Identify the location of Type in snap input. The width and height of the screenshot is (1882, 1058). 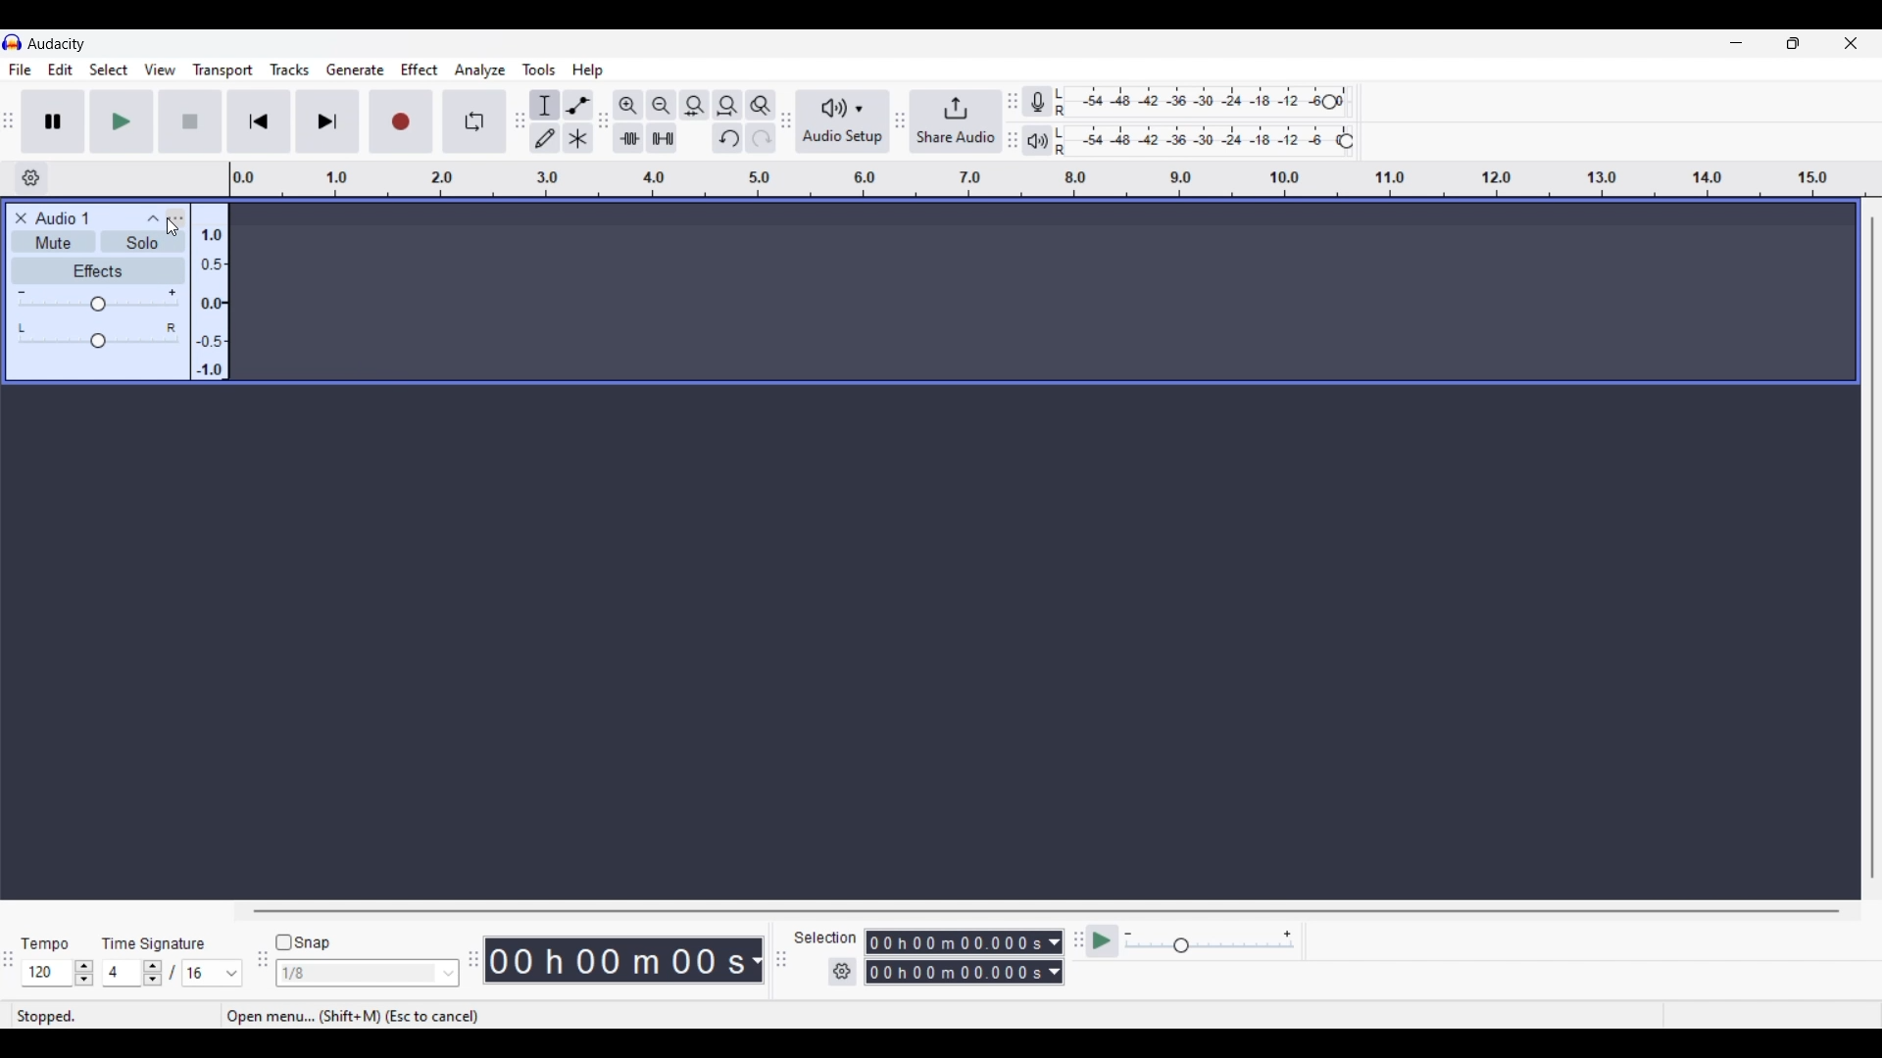
(358, 974).